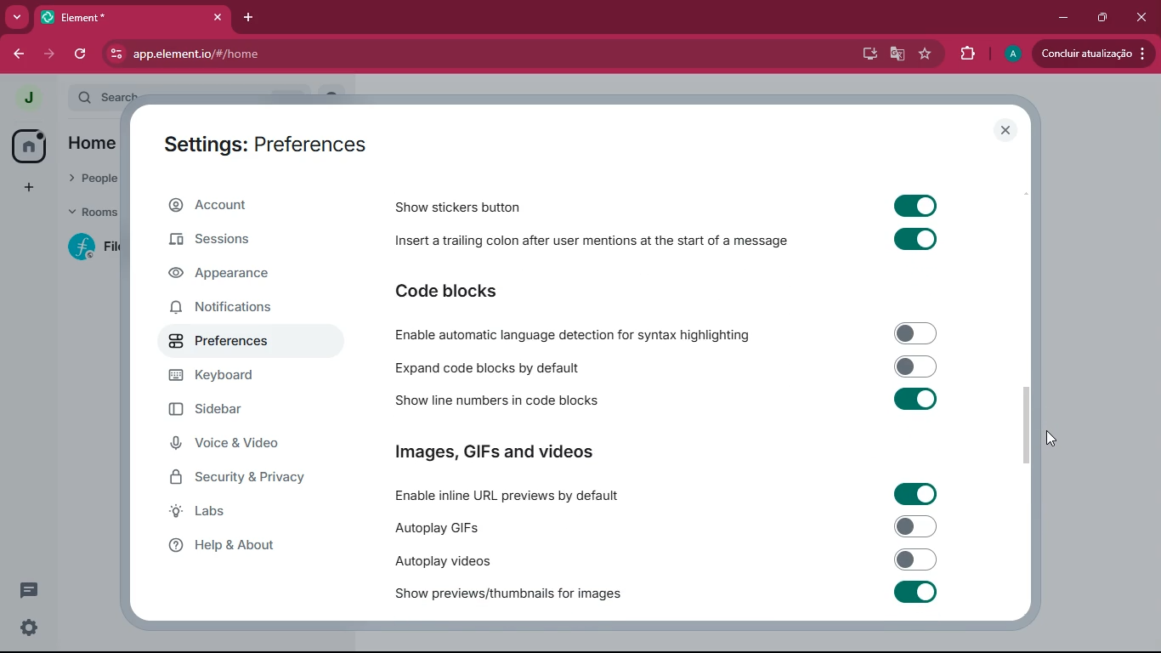 The width and height of the screenshot is (1161, 653). I want to click on , so click(917, 366).